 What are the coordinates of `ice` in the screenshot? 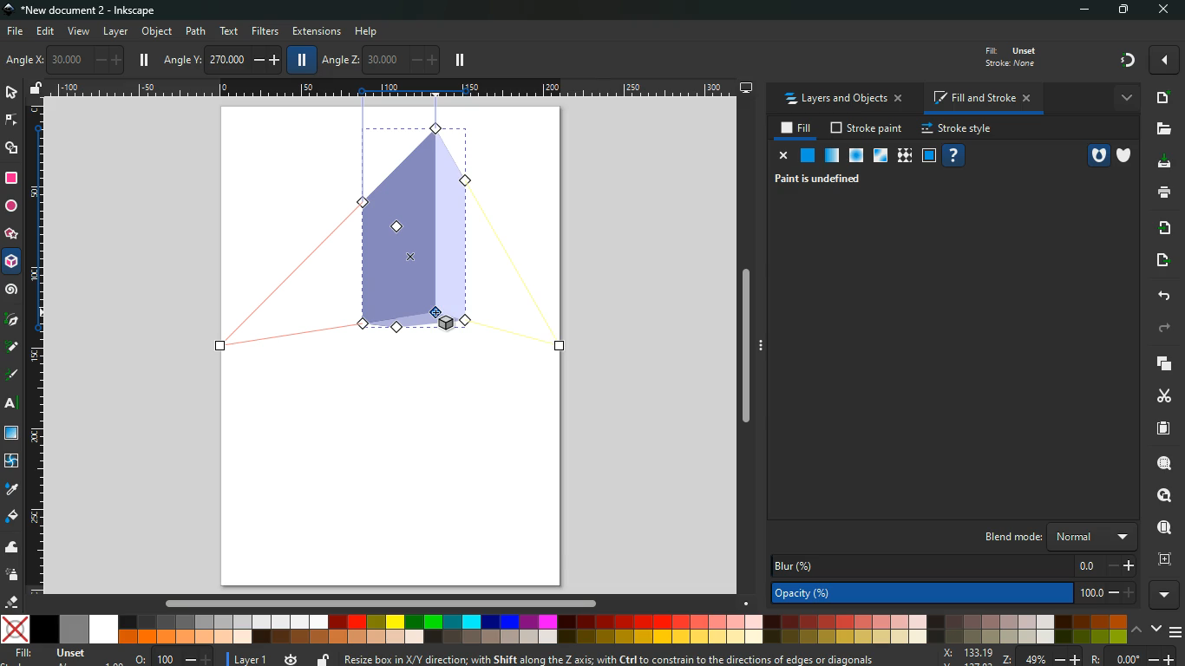 It's located at (854, 157).